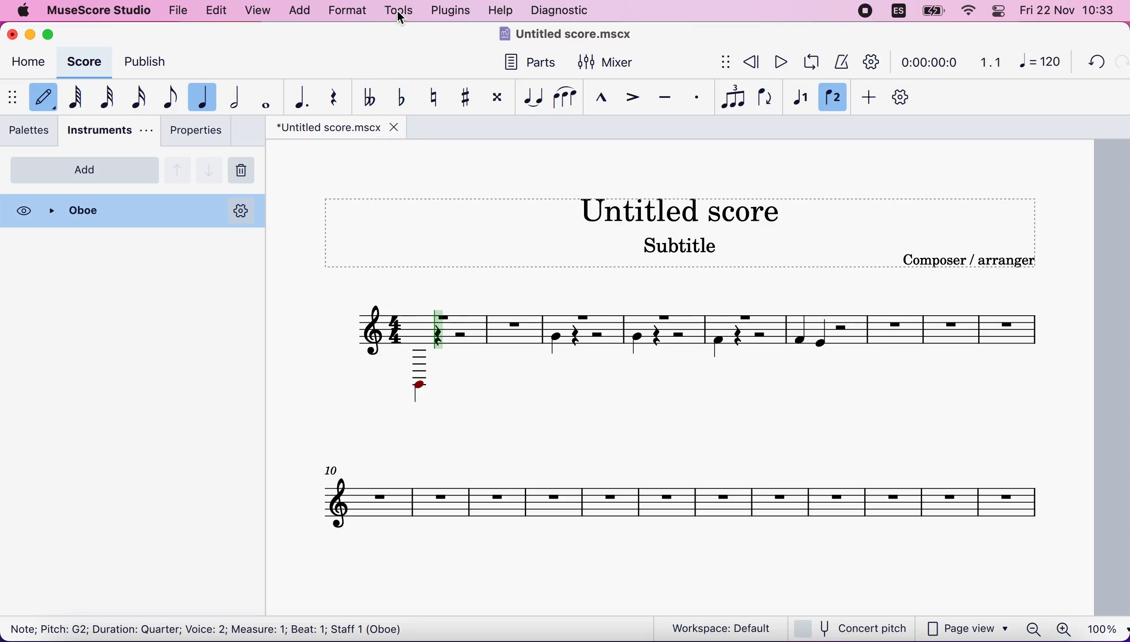 The height and width of the screenshot is (642, 1130). What do you see at coordinates (905, 96) in the screenshot?
I see `customization tool` at bounding box center [905, 96].